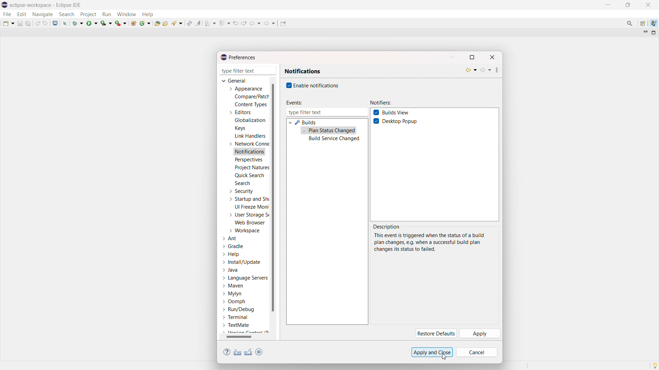 This screenshot has height=370, width=659. I want to click on editors, so click(240, 112).